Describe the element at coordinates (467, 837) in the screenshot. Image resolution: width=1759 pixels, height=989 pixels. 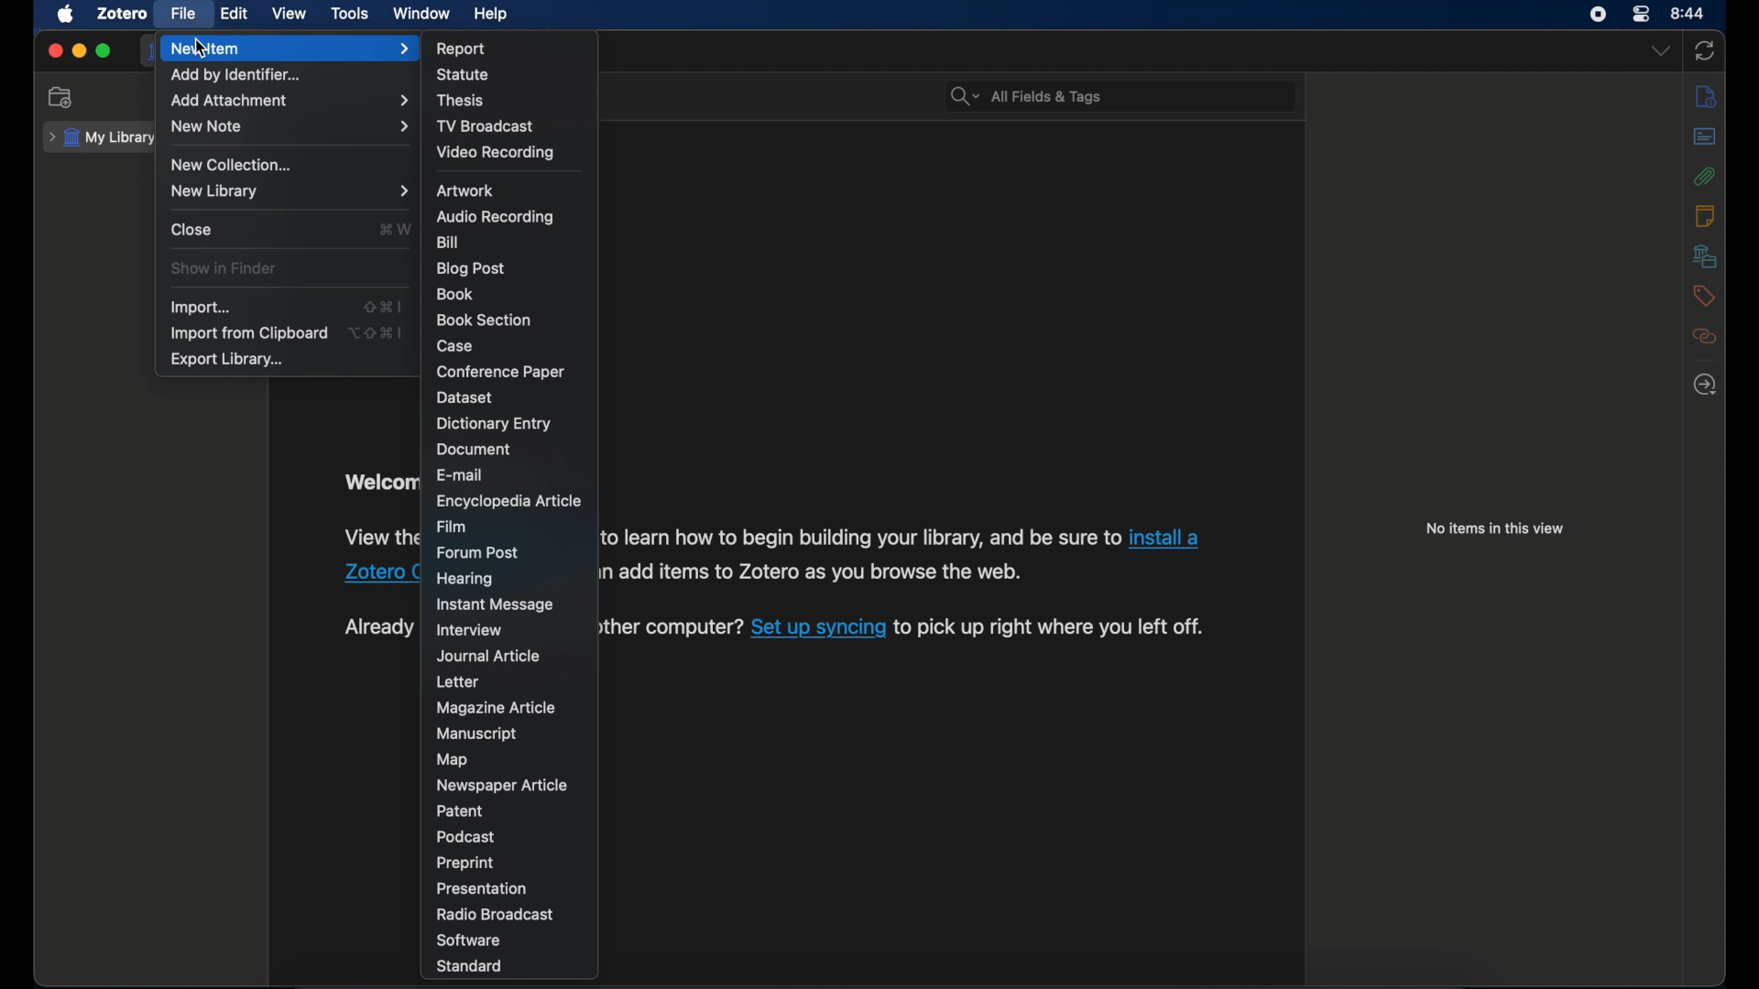
I see `podcast` at that location.